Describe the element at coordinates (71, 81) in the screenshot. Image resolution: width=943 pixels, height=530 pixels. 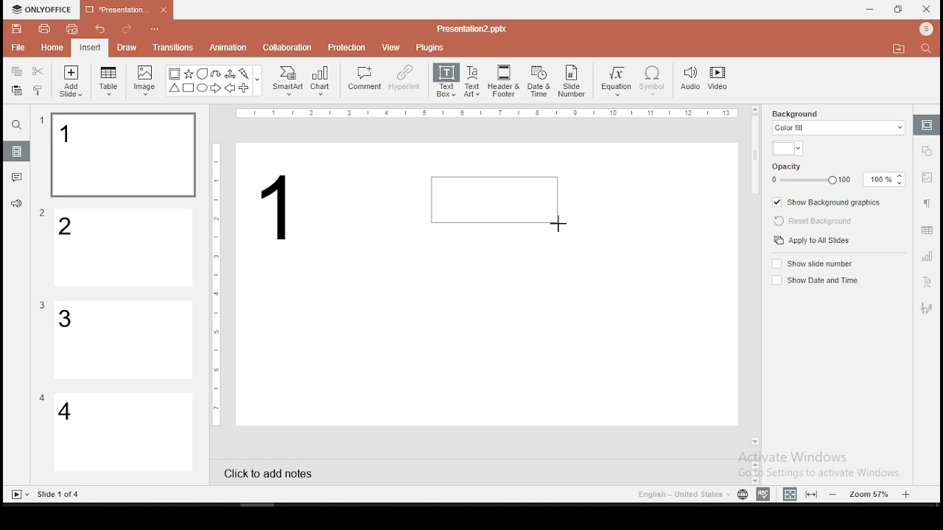
I see `add slide` at that location.